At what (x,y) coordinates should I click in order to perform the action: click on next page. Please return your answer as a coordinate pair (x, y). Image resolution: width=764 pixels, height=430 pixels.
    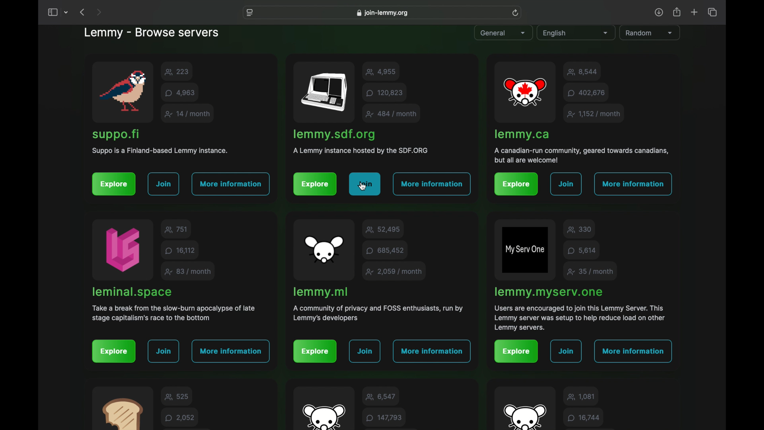
    Looking at the image, I should click on (99, 13).